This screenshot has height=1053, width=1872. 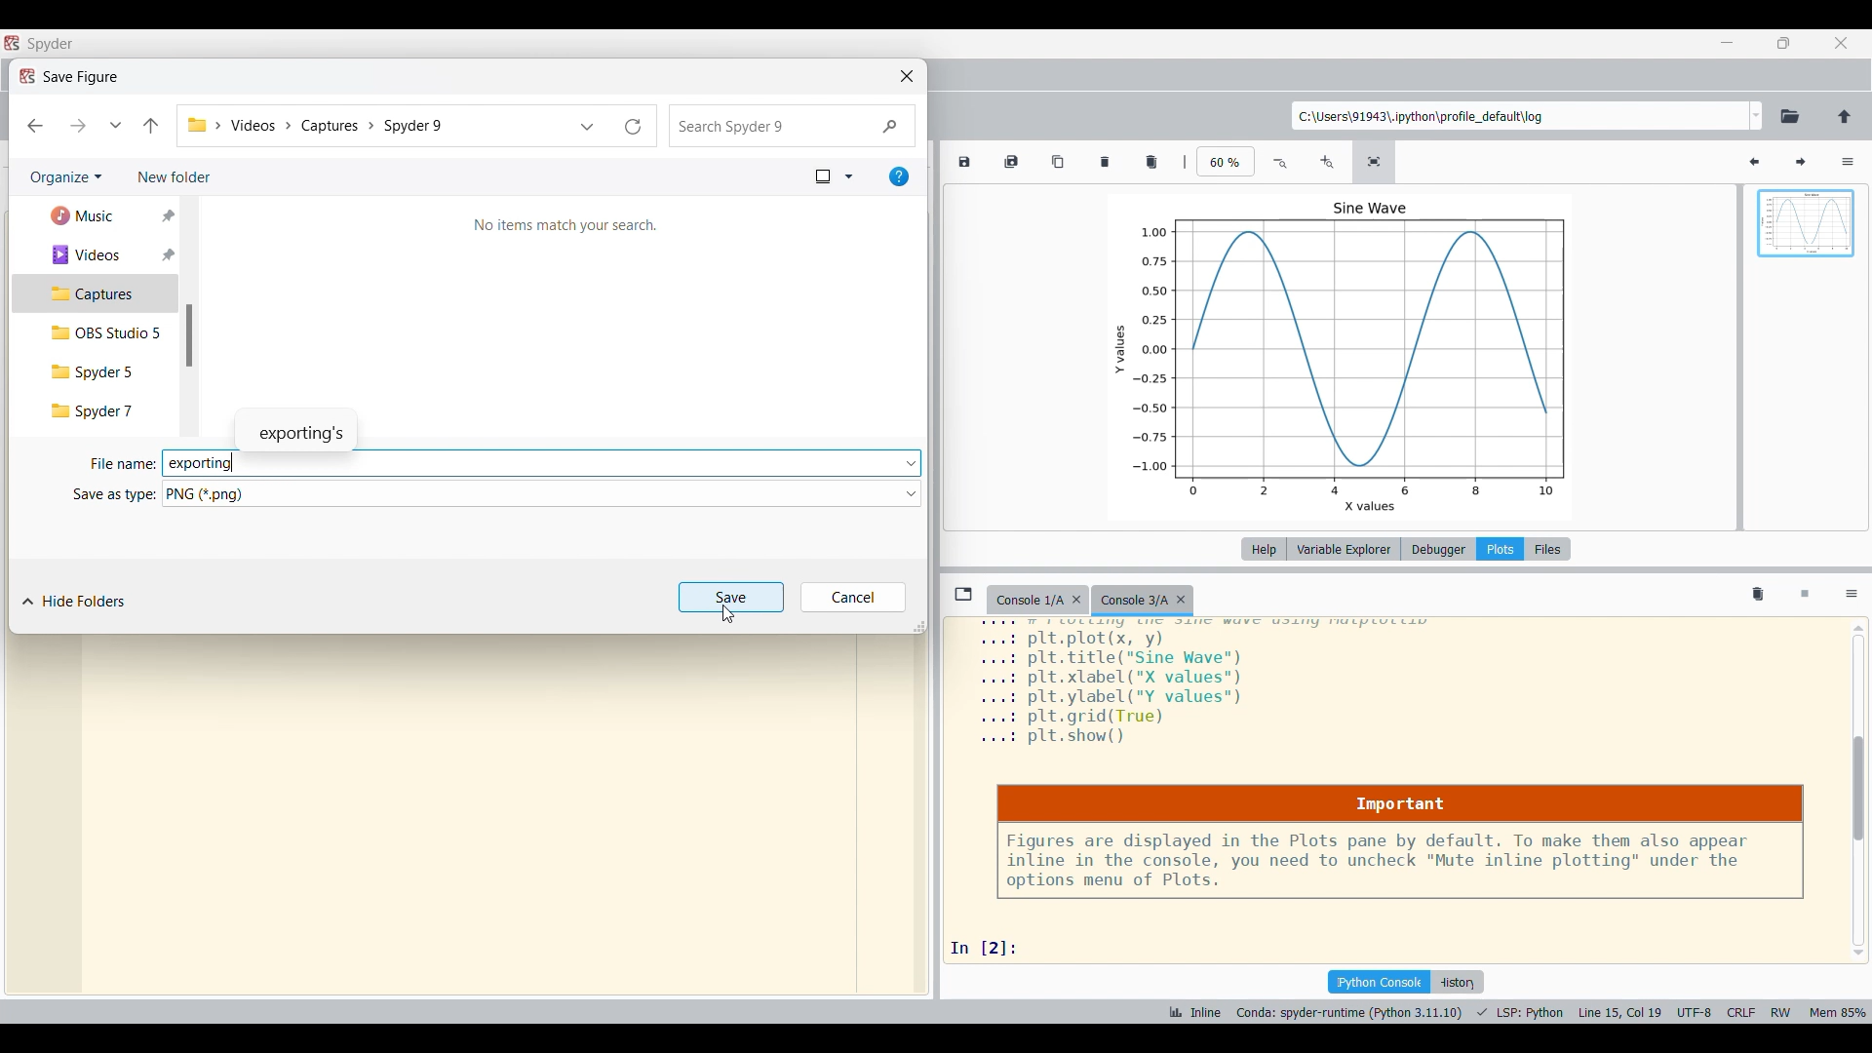 I want to click on PROGRAMMING LANGUAGE, so click(x=1521, y=1012).